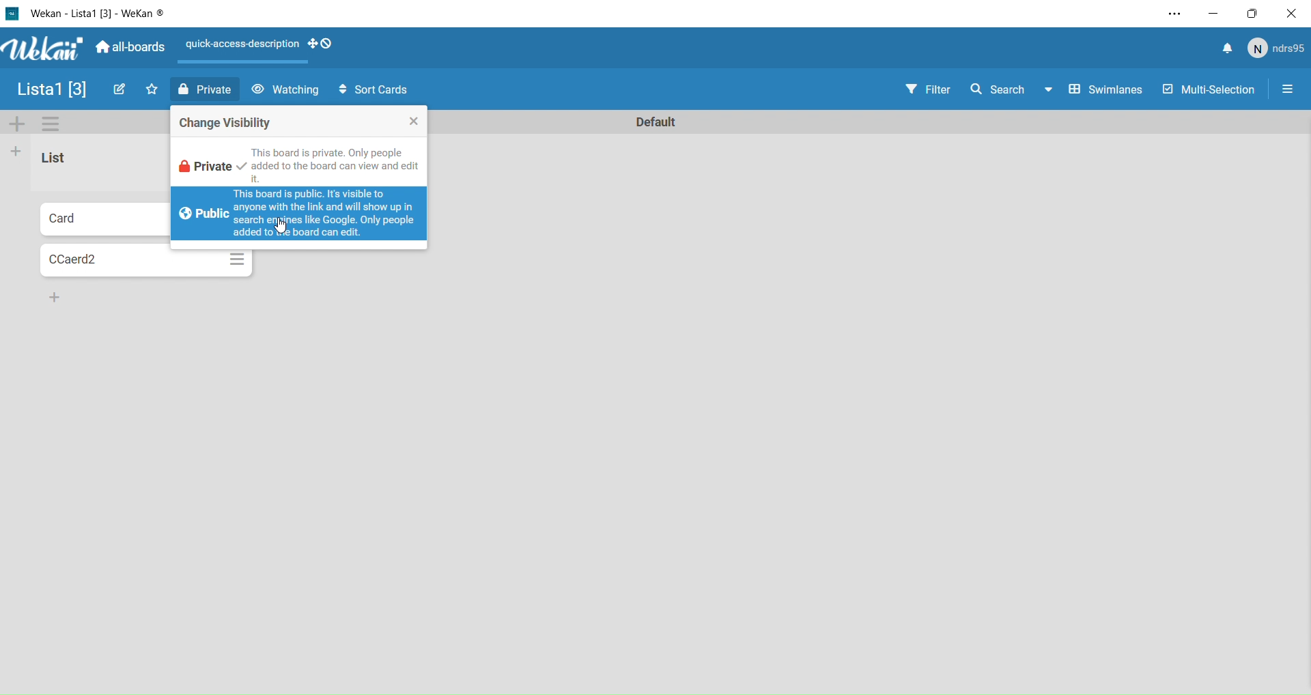 The image size is (1311, 695). Describe the element at coordinates (1207, 92) in the screenshot. I see `Multi Selection` at that location.